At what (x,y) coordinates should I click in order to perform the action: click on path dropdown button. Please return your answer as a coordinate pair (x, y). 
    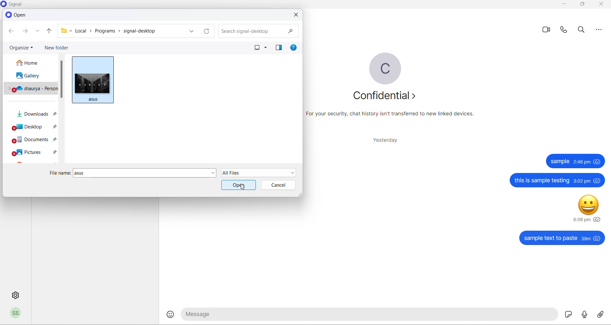
    Looking at the image, I should click on (191, 31).